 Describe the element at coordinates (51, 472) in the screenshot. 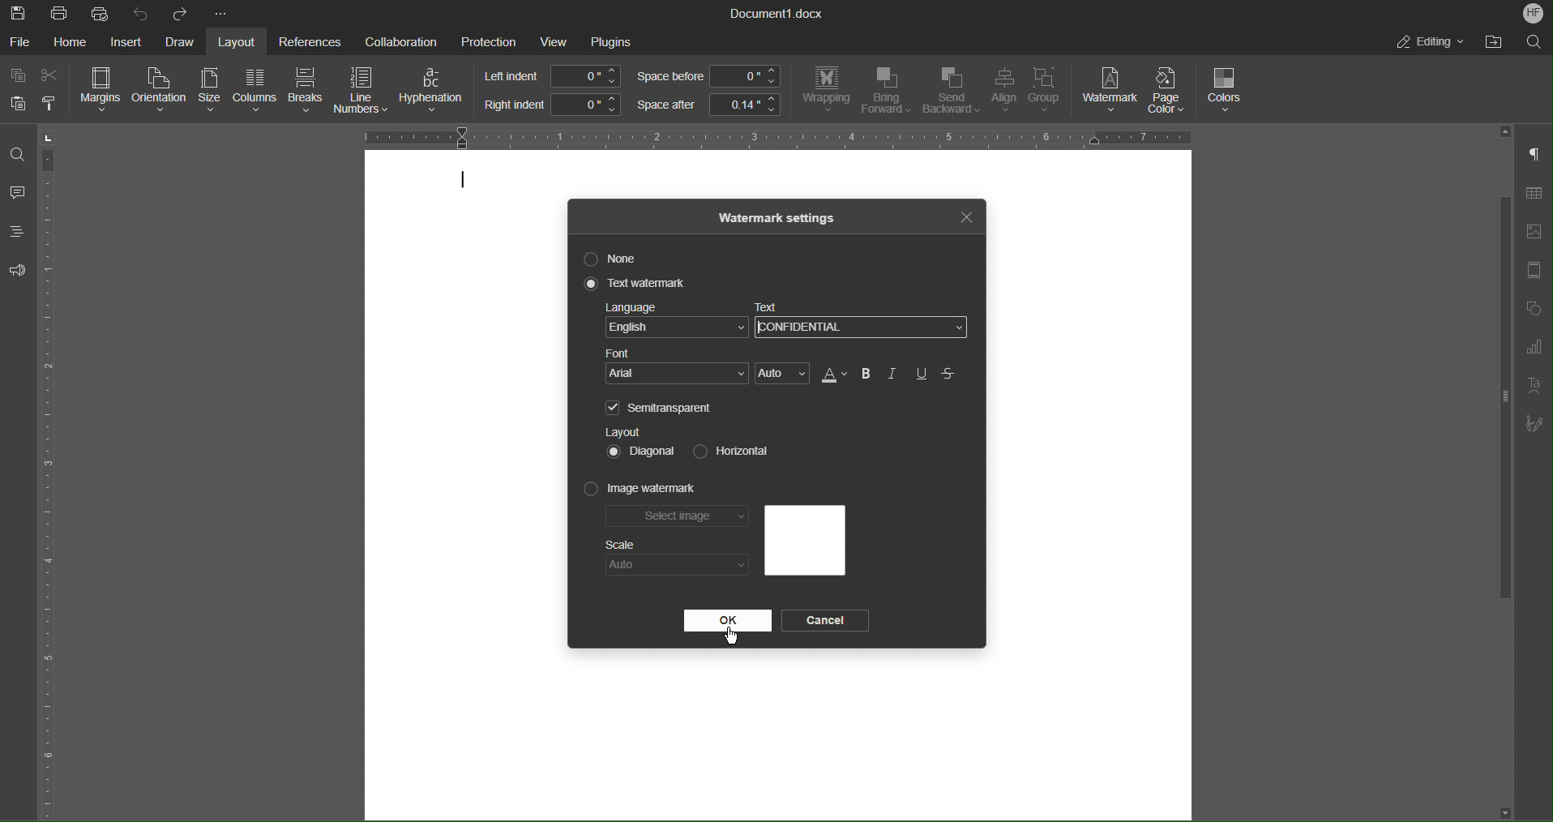

I see `Vertical Ruler` at that location.